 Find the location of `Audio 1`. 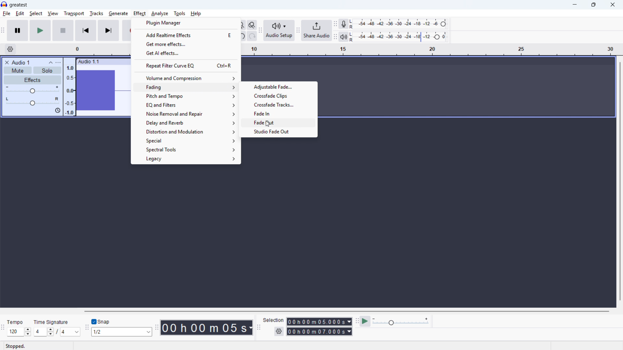

Audio 1 is located at coordinates (21, 62).